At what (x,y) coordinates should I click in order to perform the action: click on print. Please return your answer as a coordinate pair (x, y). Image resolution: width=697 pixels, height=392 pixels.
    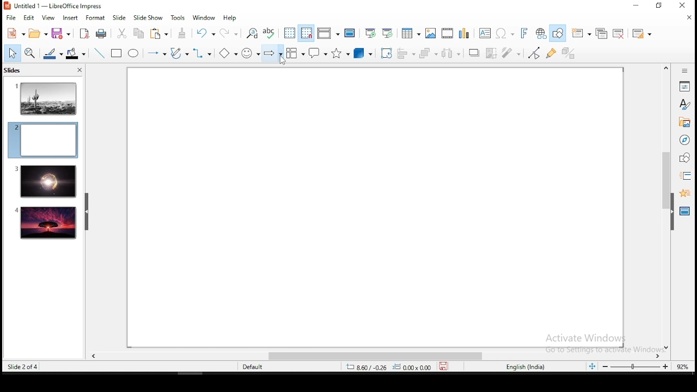
    Looking at the image, I should click on (102, 33).